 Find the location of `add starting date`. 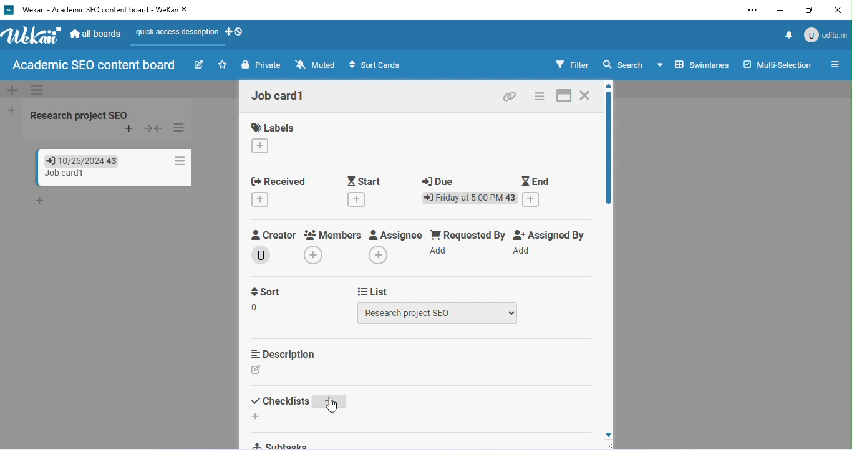

add starting date is located at coordinates (357, 201).